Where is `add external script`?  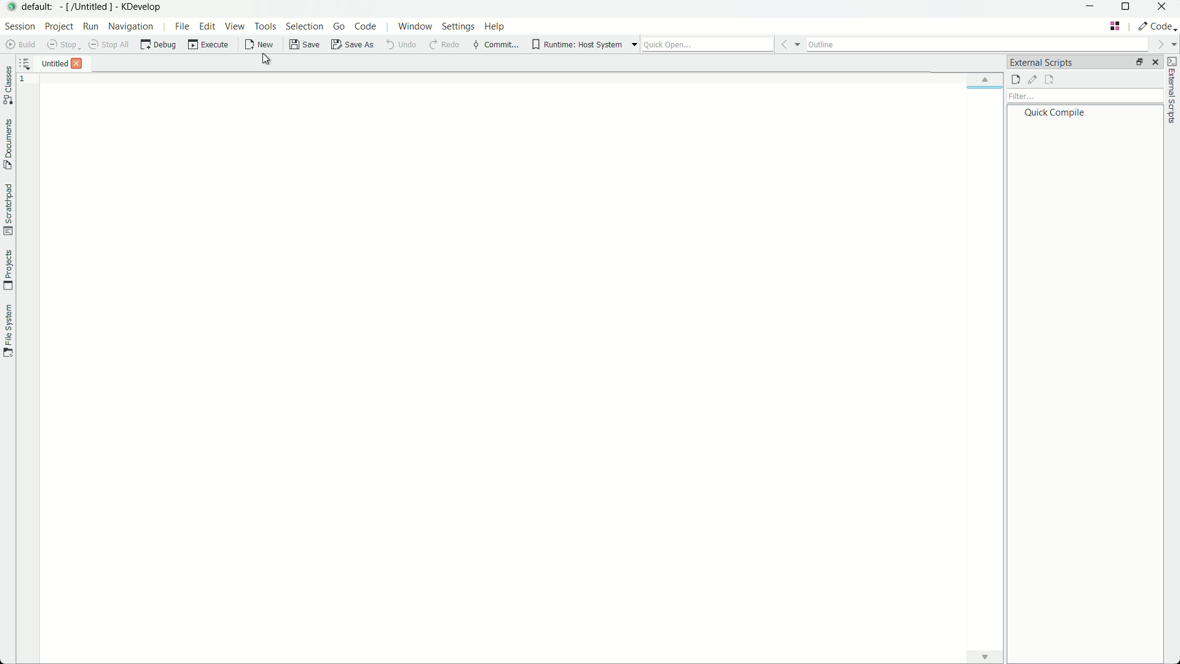
add external script is located at coordinates (1015, 80).